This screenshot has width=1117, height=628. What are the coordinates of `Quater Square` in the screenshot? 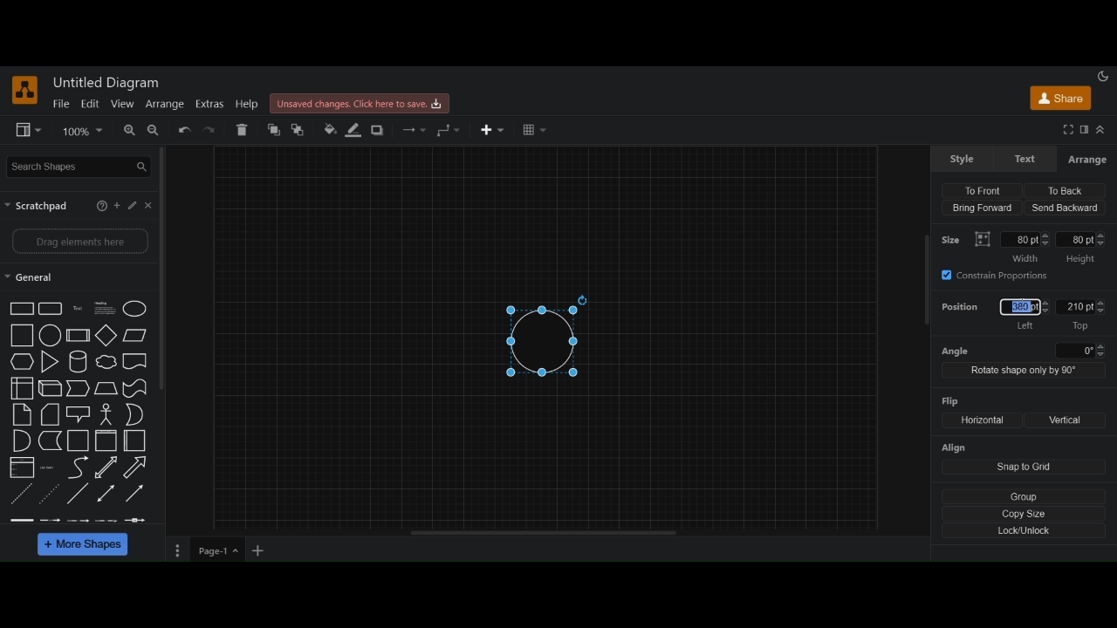 It's located at (135, 440).